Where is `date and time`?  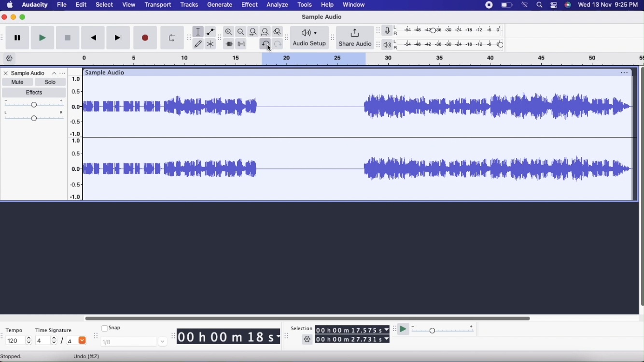
date and time is located at coordinates (608, 5).